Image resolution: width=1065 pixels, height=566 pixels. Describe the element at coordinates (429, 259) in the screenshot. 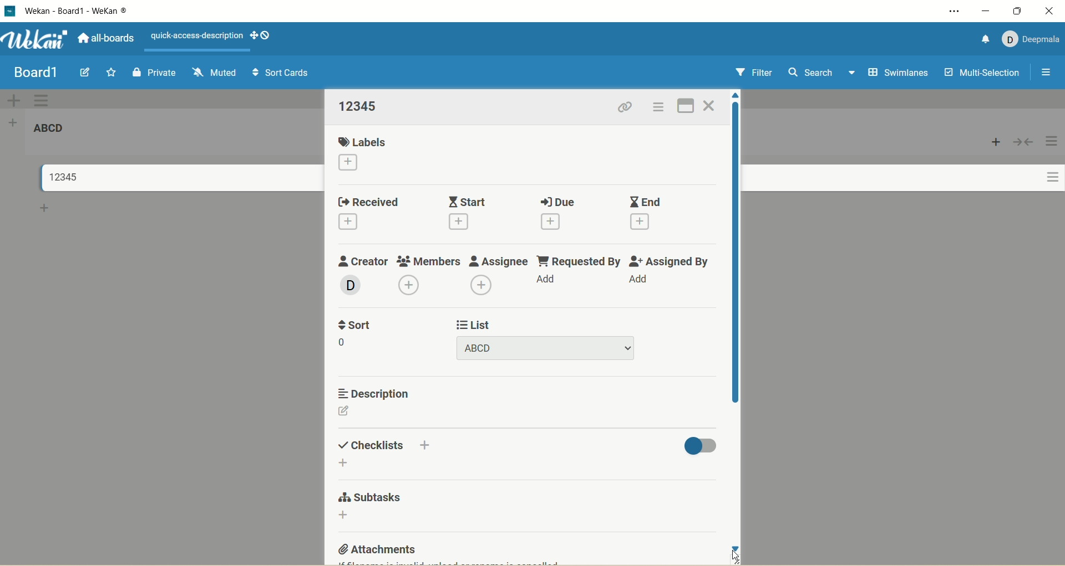

I see `members` at that location.